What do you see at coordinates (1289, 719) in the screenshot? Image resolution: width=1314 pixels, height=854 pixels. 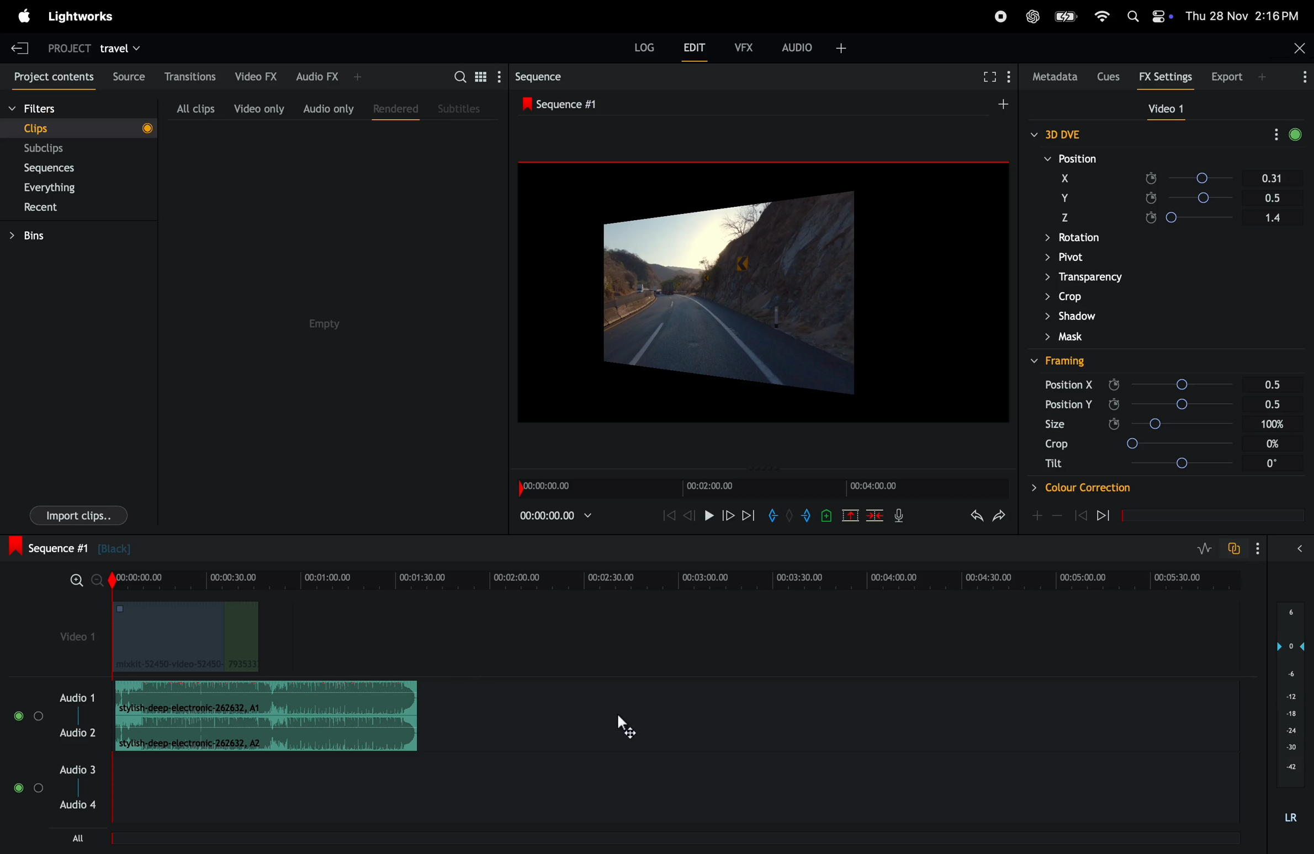 I see `pitch level` at bounding box center [1289, 719].